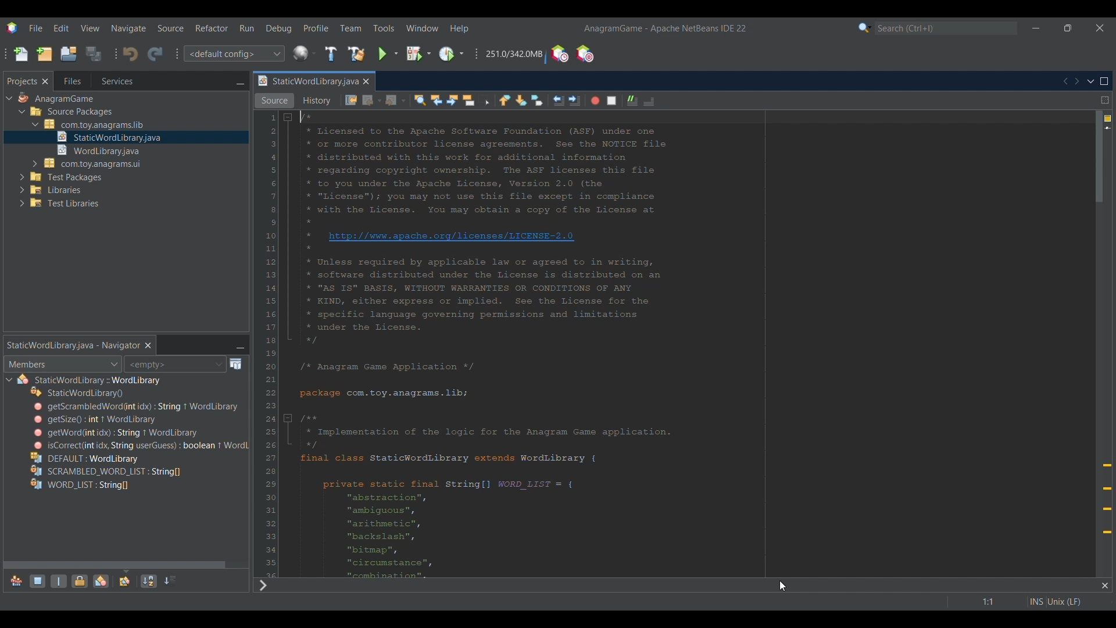  I want to click on Start macro recording, so click(595, 101).